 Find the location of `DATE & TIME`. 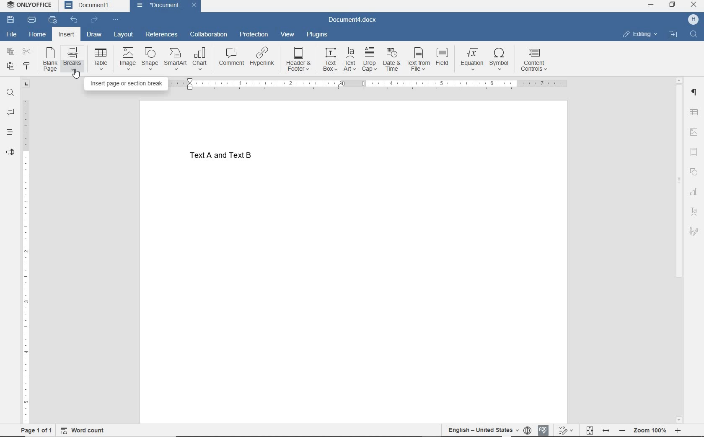

DATE & TIME is located at coordinates (392, 61).